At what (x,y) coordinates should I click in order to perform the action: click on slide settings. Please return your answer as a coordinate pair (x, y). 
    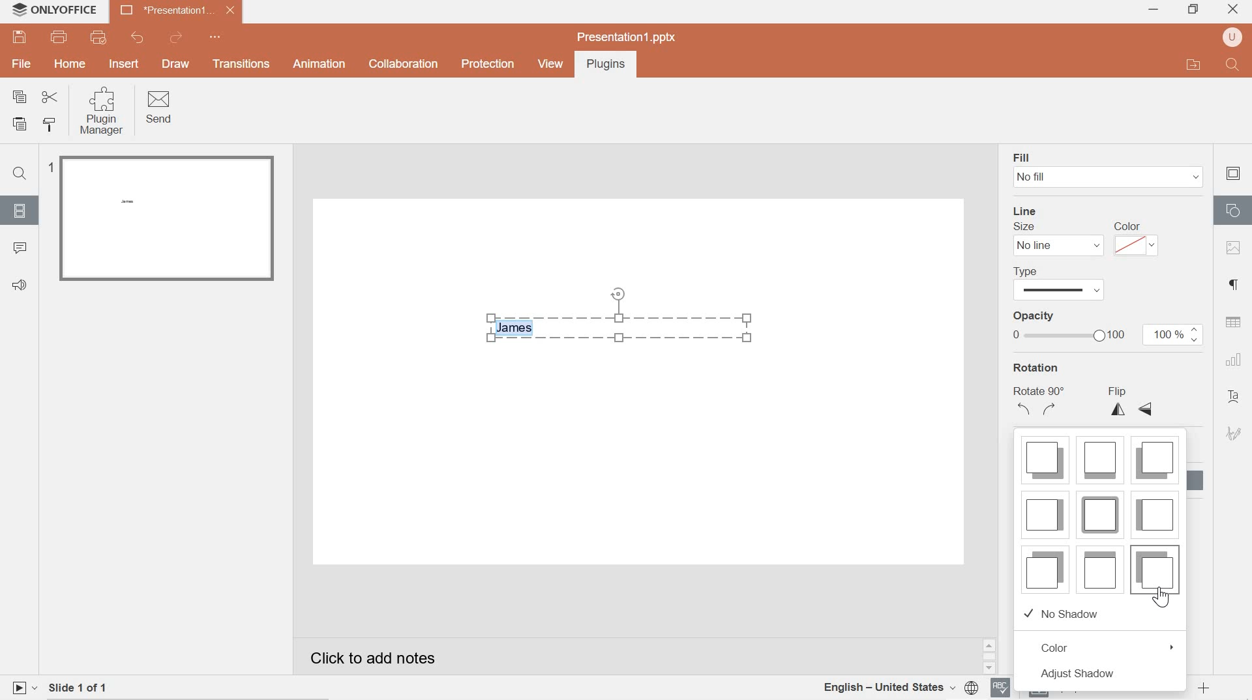
    Looking at the image, I should click on (1233, 173).